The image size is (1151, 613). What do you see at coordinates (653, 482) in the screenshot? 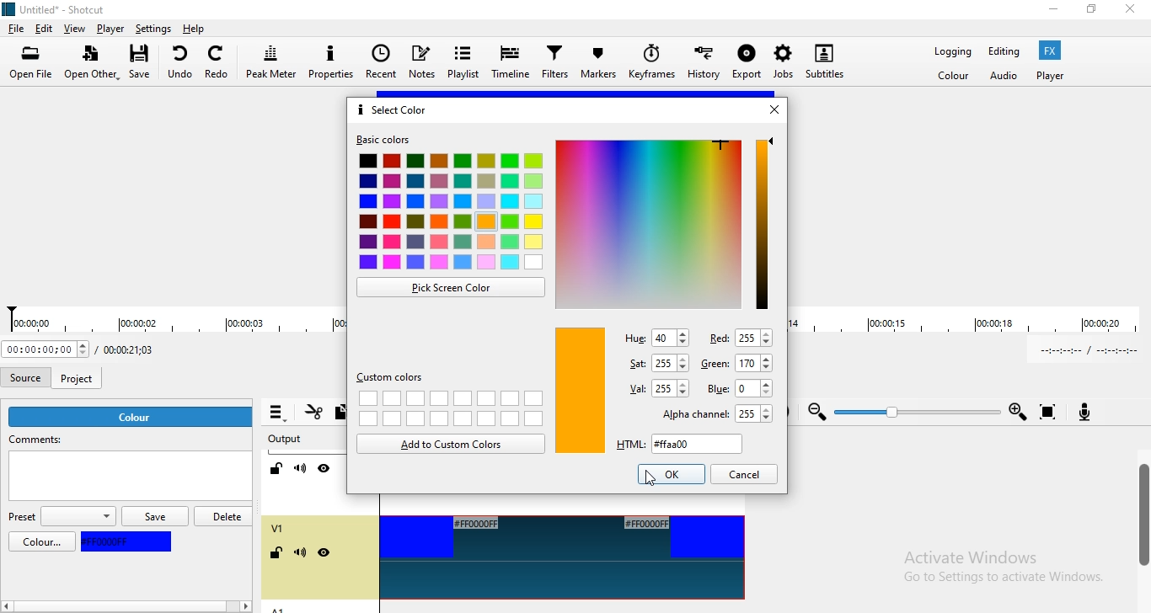
I see `cursor` at bounding box center [653, 482].